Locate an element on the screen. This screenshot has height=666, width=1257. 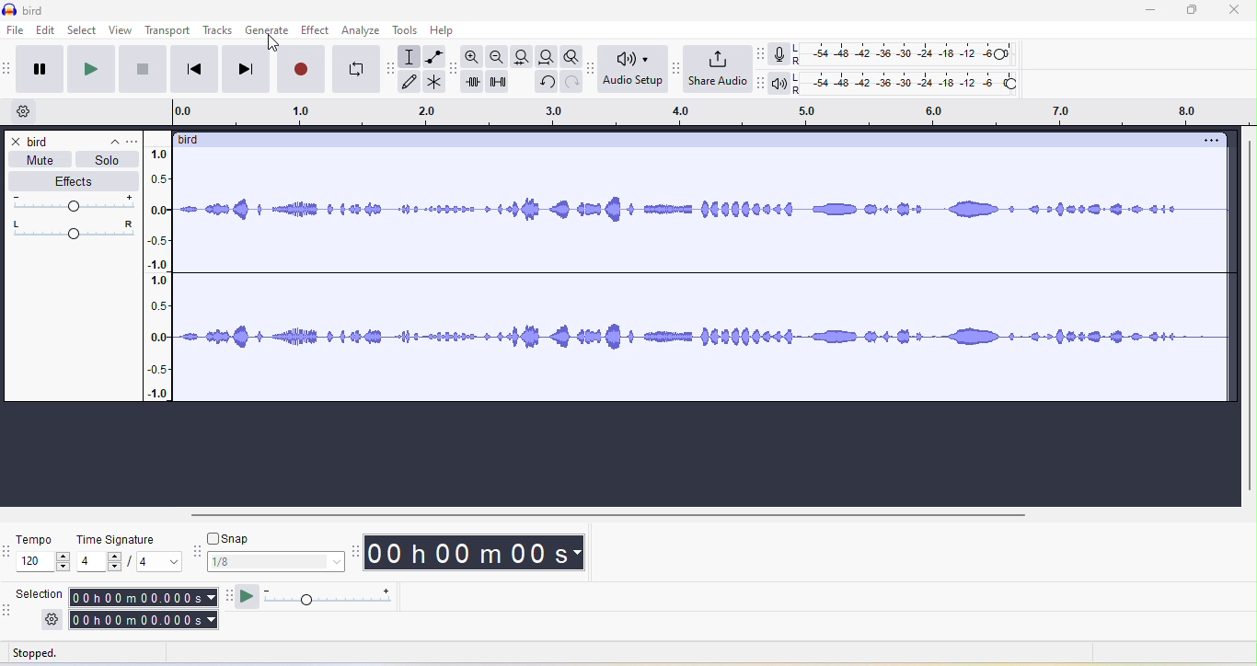
effect is located at coordinates (318, 32).